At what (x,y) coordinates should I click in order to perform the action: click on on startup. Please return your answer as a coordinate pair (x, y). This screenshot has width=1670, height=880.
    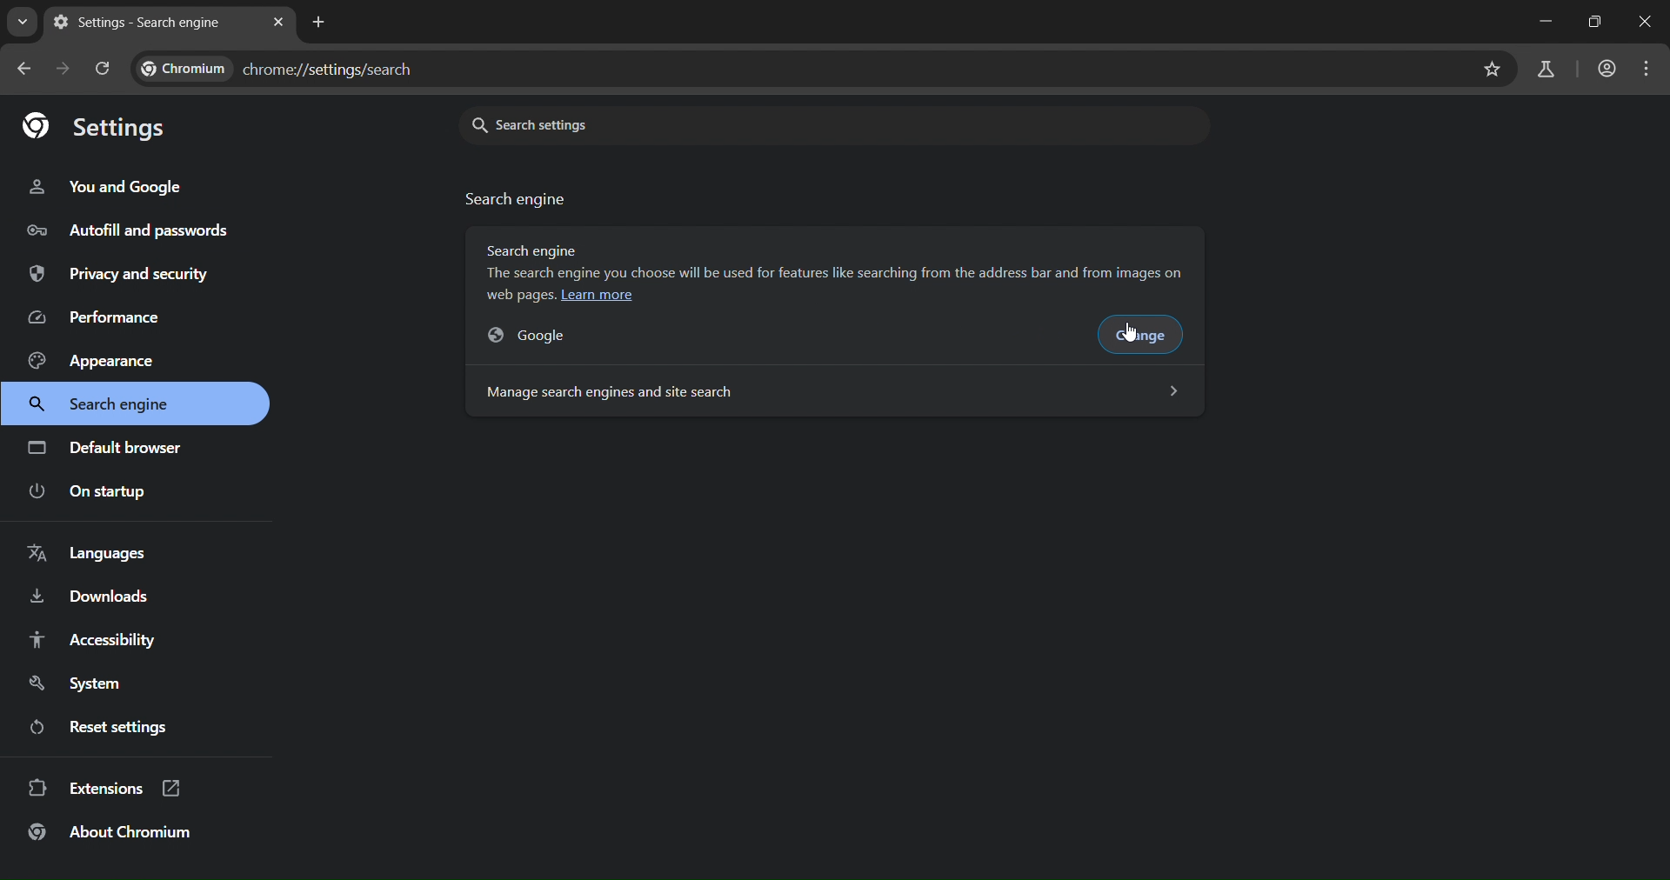
    Looking at the image, I should click on (90, 492).